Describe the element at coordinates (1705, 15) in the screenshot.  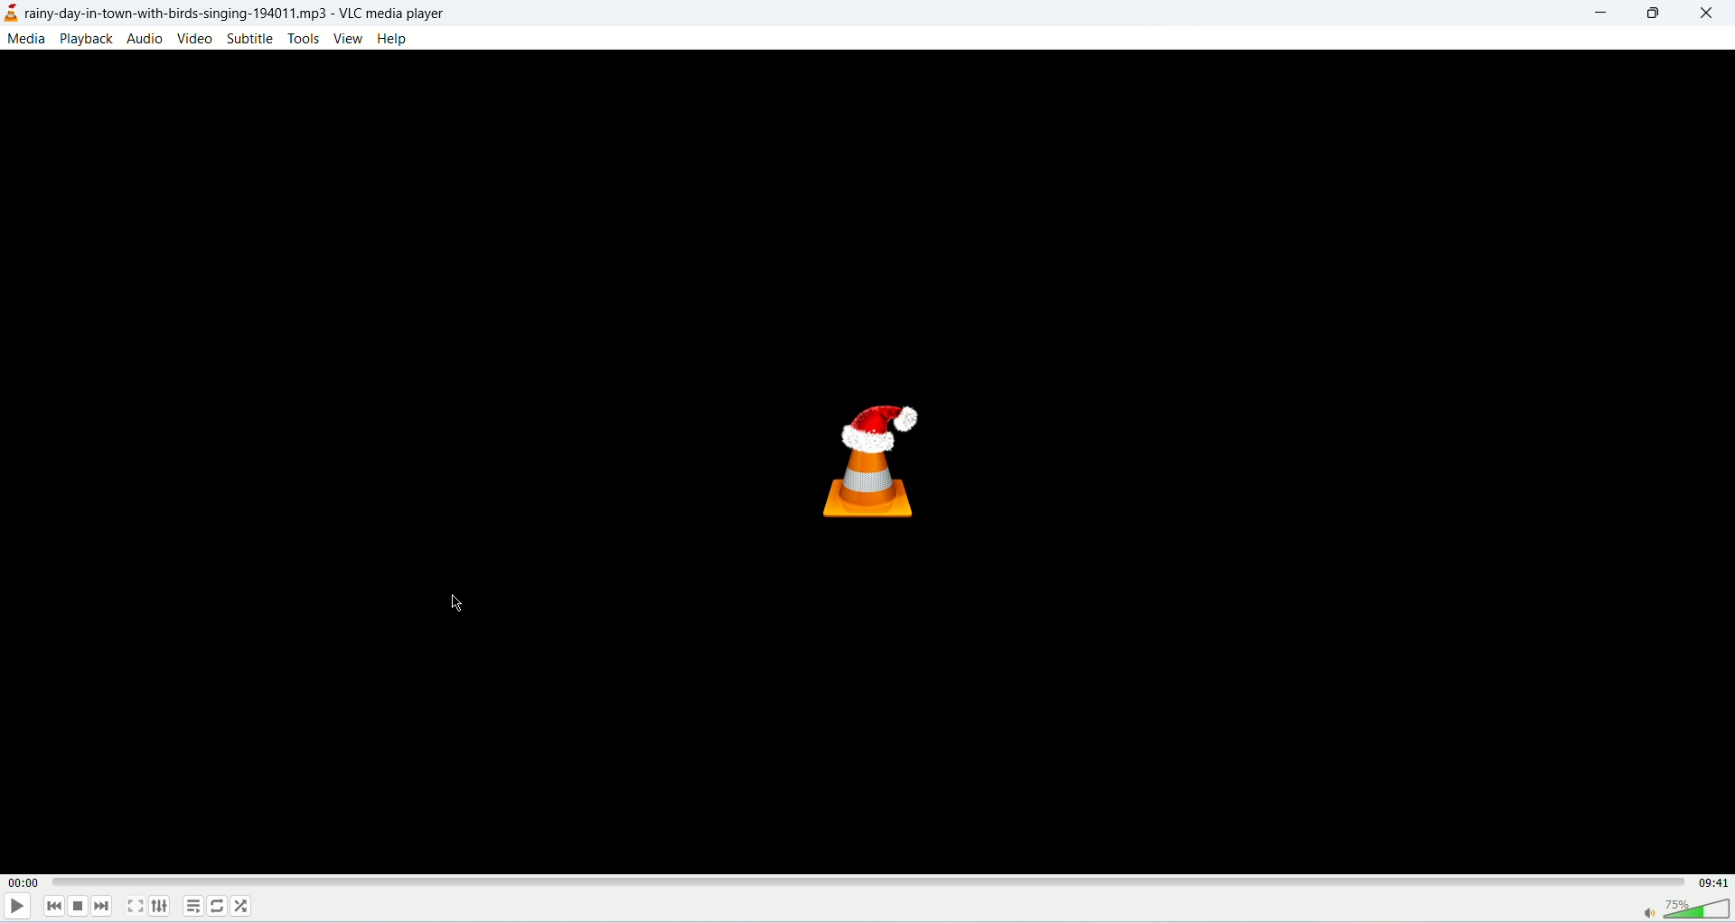
I see `close` at that location.